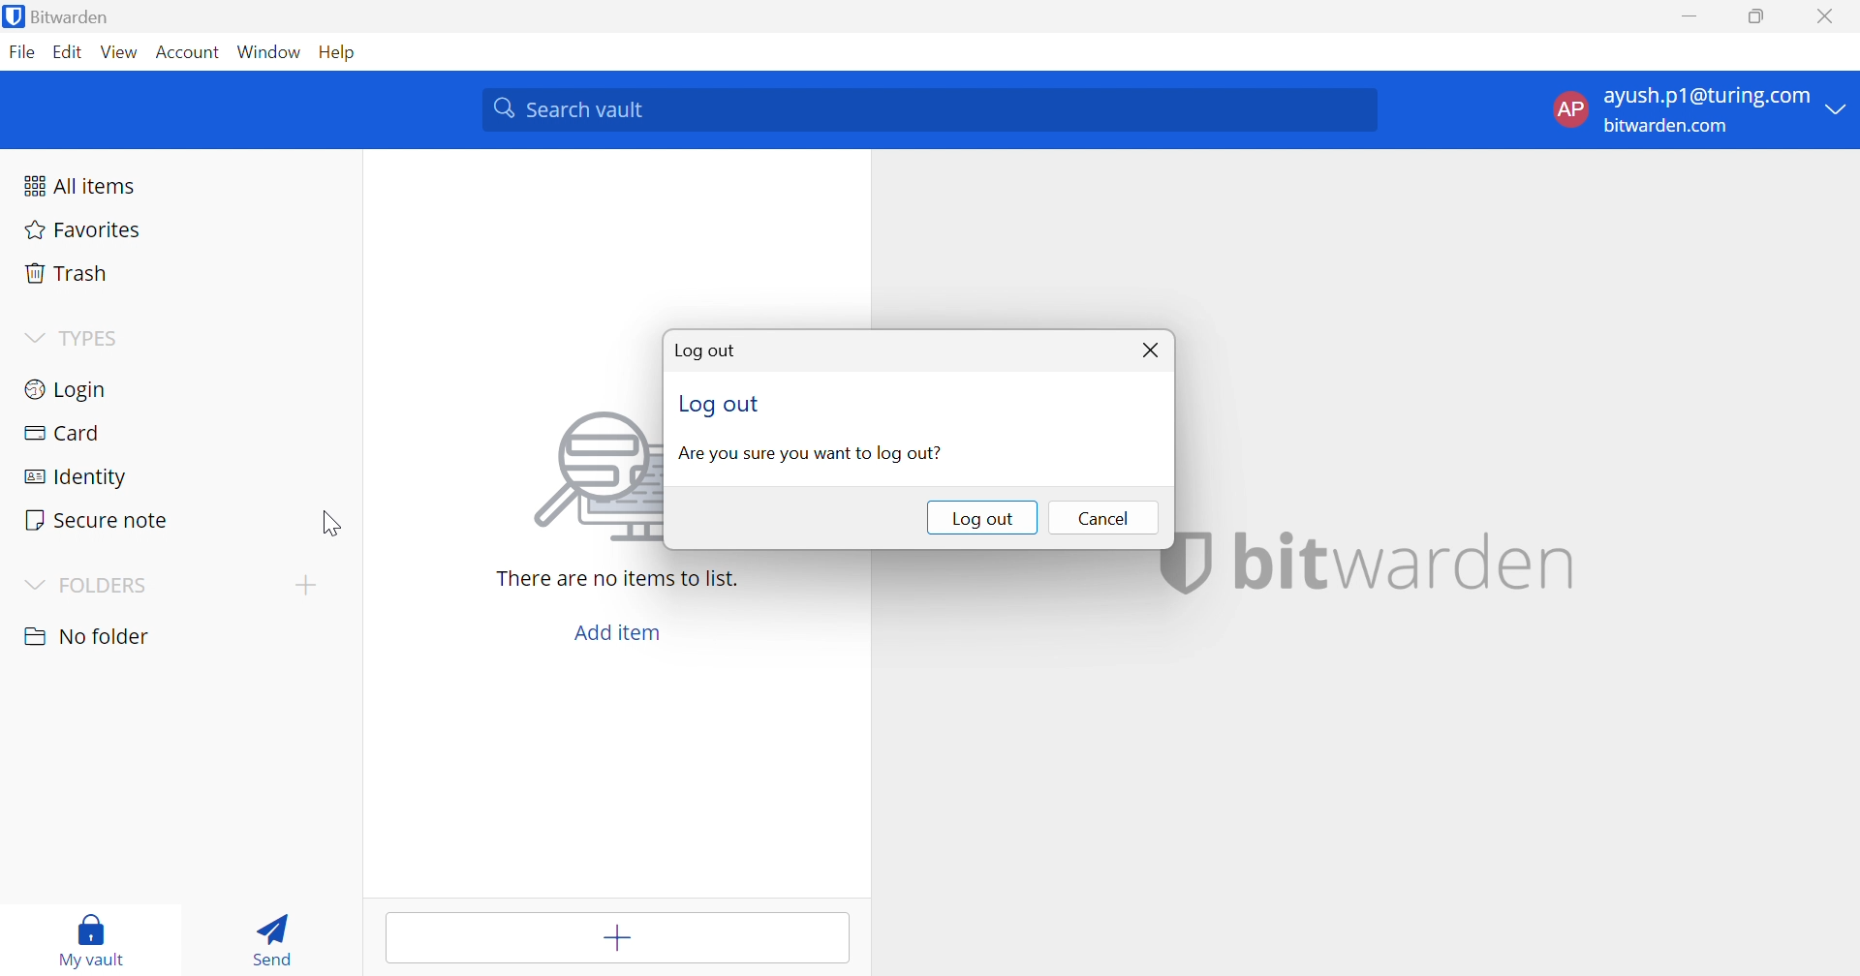 The width and height of the screenshot is (1860, 976). Describe the element at coordinates (1154, 351) in the screenshot. I see `Close` at that location.